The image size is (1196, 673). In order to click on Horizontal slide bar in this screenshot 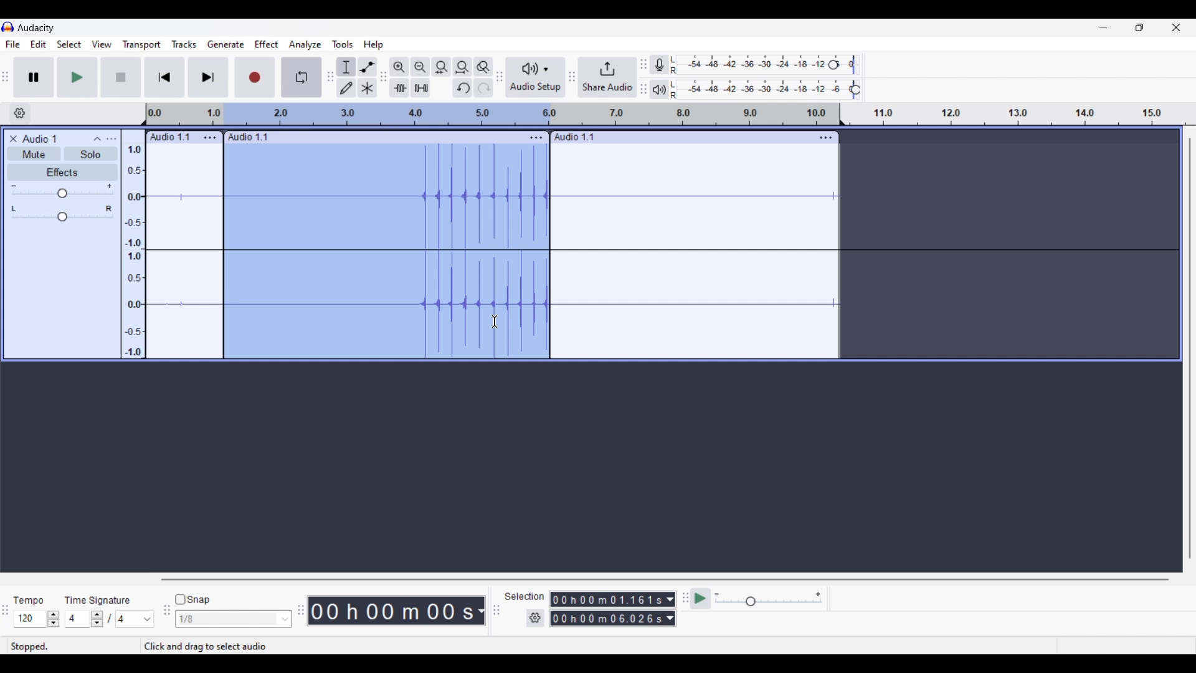, I will do `click(665, 580)`.